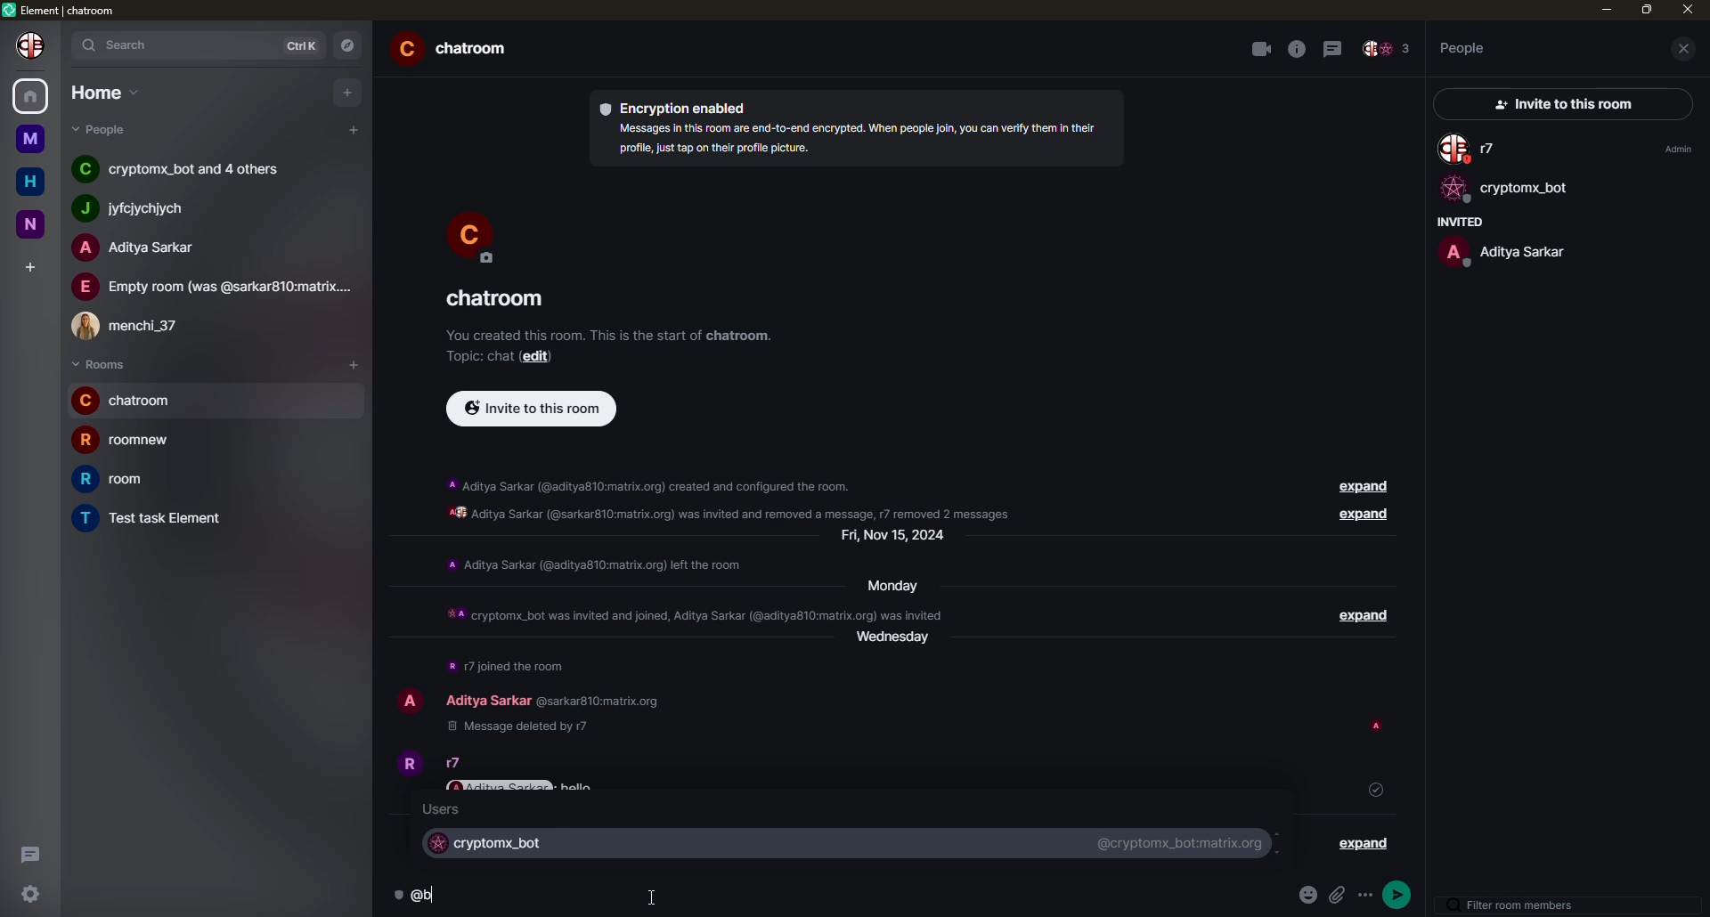  Describe the element at coordinates (737, 499) in the screenshot. I see `info` at that location.